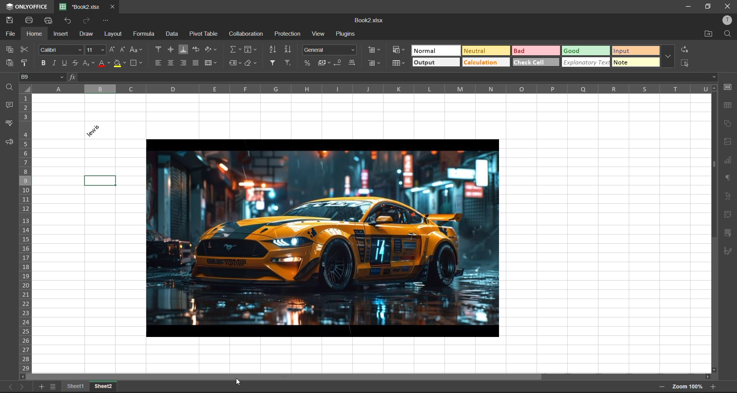 This screenshot has width=737, height=393. Describe the element at coordinates (287, 35) in the screenshot. I see `protection` at that location.